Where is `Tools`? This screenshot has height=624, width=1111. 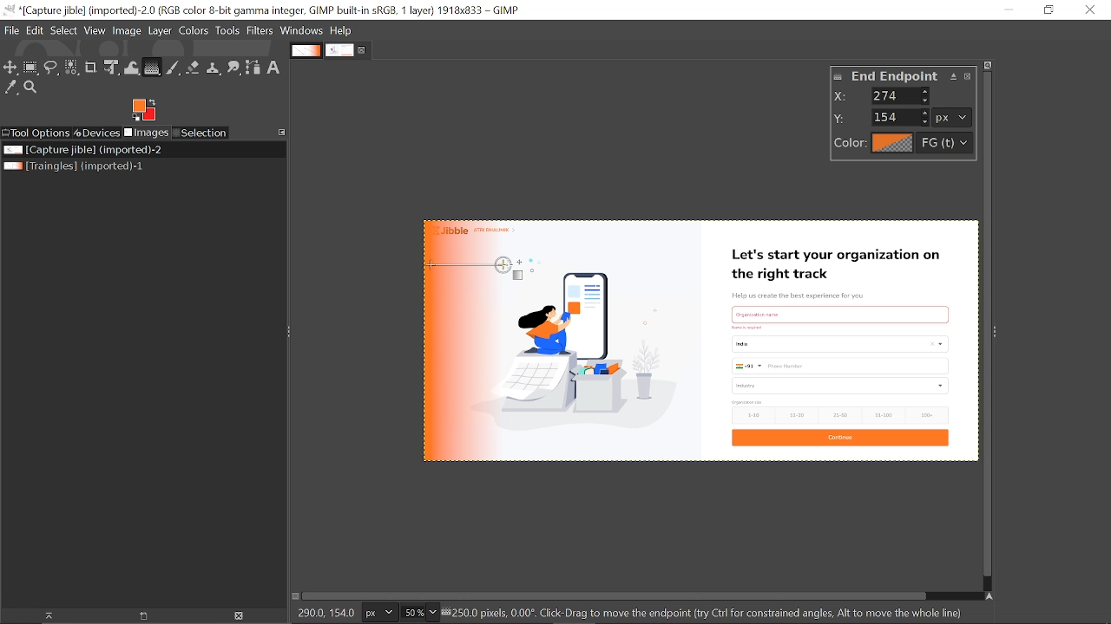 Tools is located at coordinates (229, 30).